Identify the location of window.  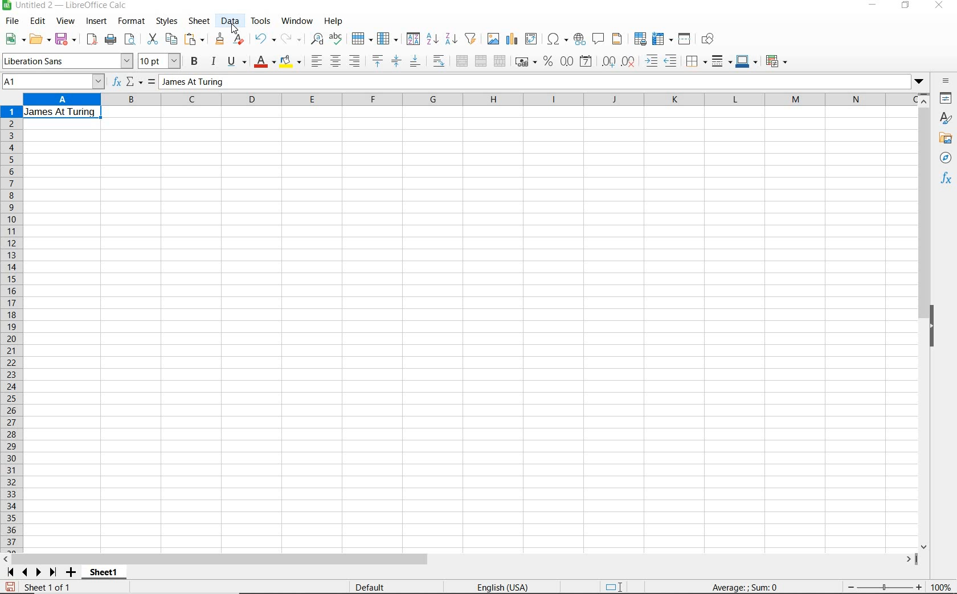
(297, 22).